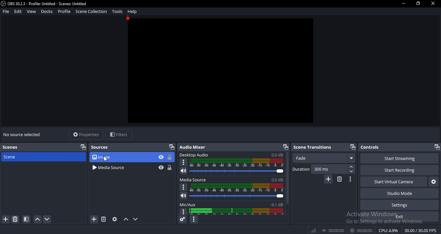 The width and height of the screenshot is (441, 234). I want to click on restore, so click(82, 147).